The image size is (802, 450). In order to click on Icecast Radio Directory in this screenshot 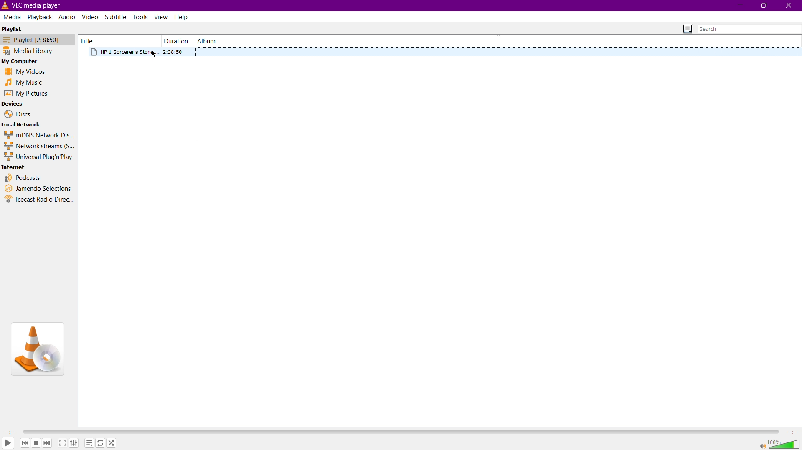, I will do `click(39, 199)`.